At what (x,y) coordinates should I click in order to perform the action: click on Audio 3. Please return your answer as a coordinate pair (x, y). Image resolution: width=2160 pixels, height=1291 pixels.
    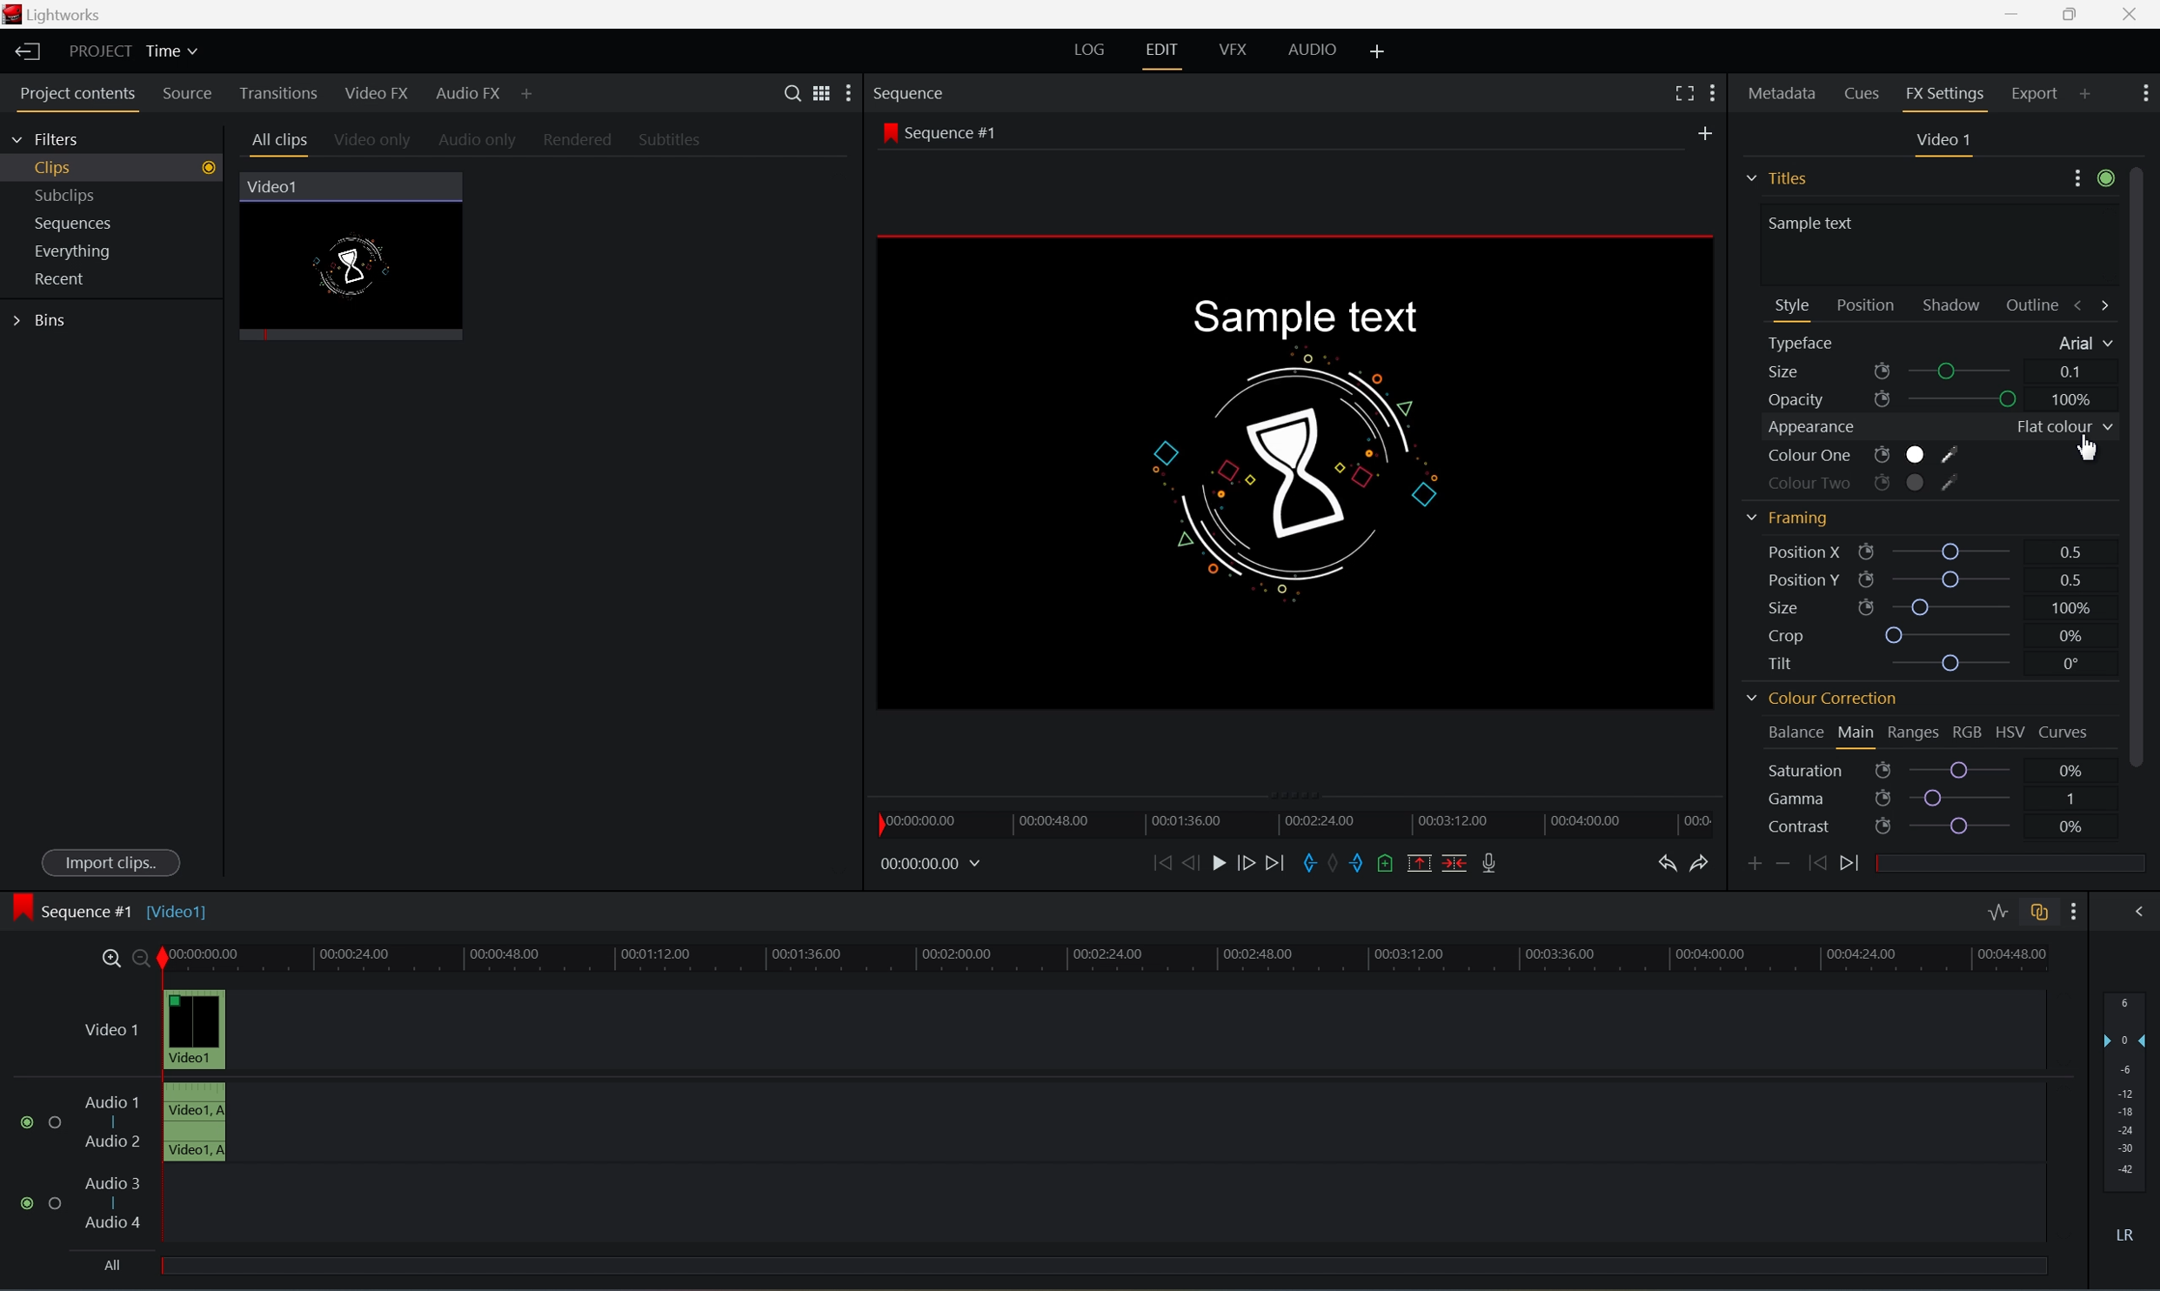
    Looking at the image, I should click on (112, 1182).